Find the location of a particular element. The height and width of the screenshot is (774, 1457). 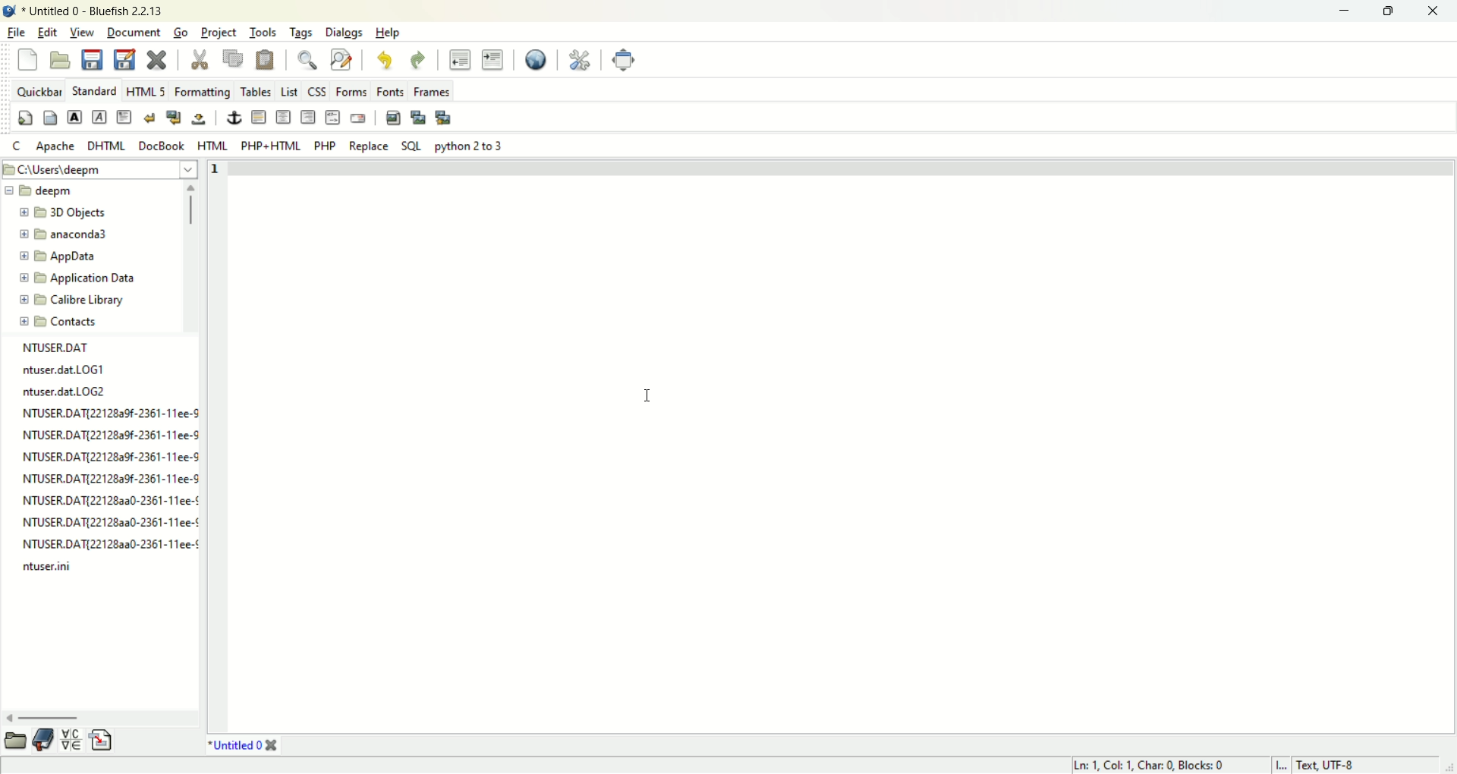

break and clear is located at coordinates (172, 118).